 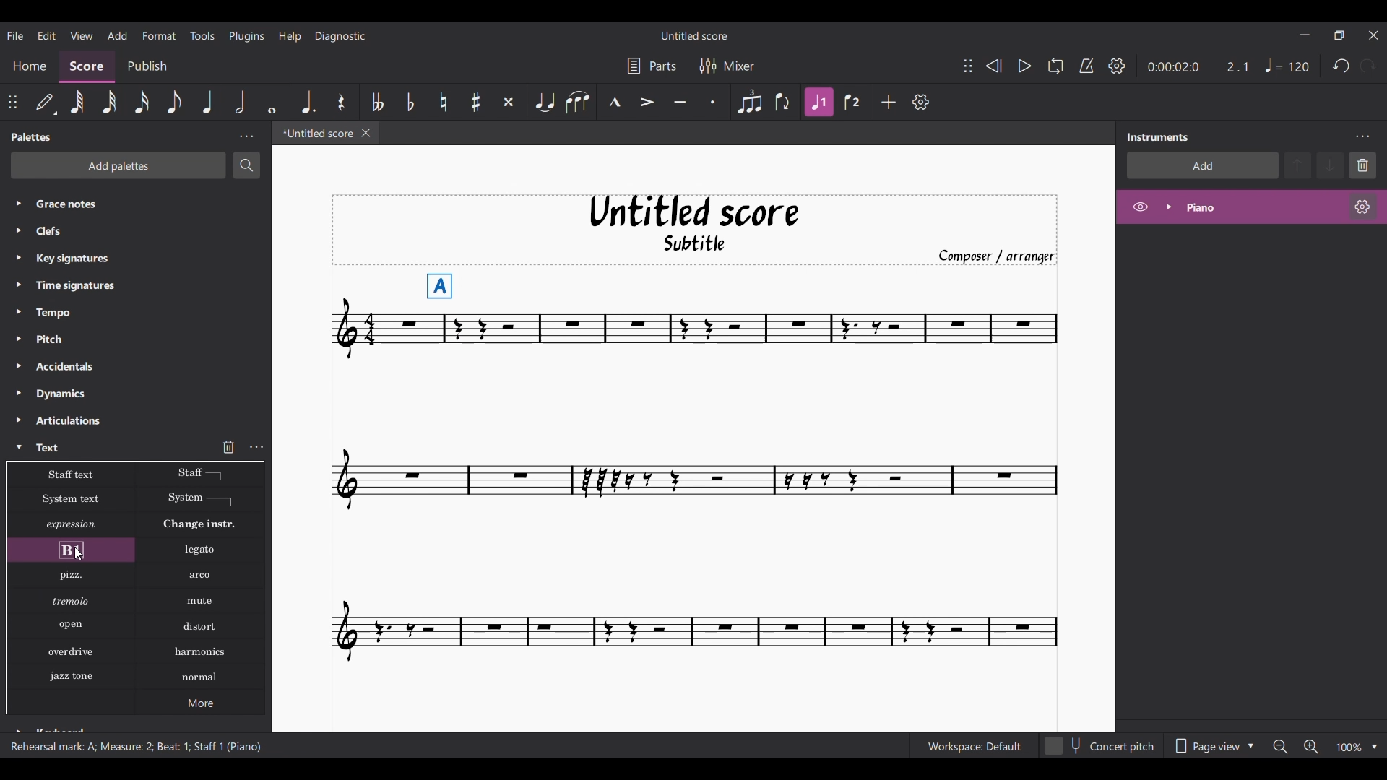 What do you see at coordinates (782, 102) in the screenshot?
I see `Flip direction` at bounding box center [782, 102].